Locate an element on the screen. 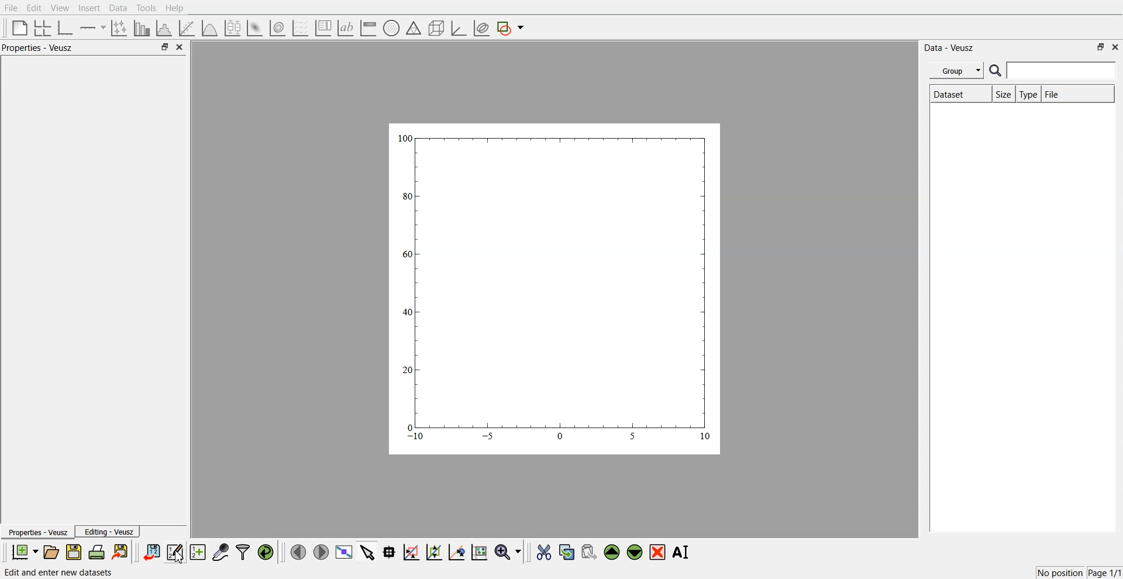  Data is located at coordinates (118, 8).